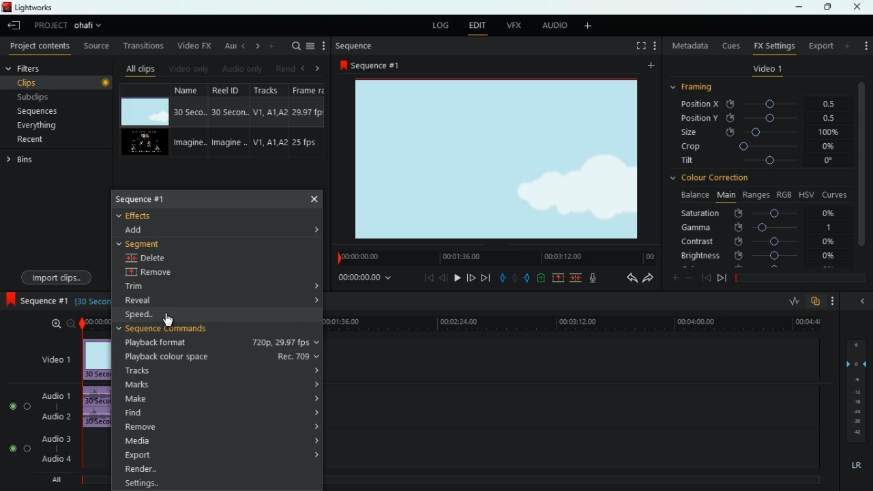  What do you see at coordinates (690, 278) in the screenshot?
I see `minus` at bounding box center [690, 278].